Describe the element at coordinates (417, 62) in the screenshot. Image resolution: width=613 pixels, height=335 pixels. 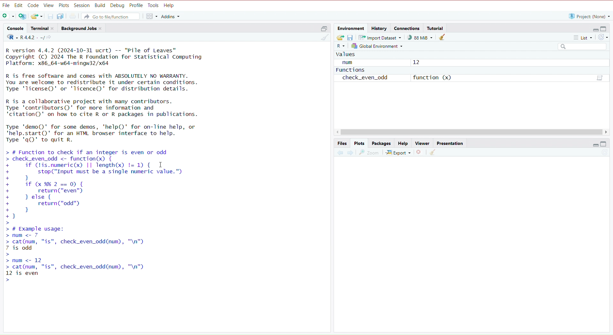
I see `12` at that location.